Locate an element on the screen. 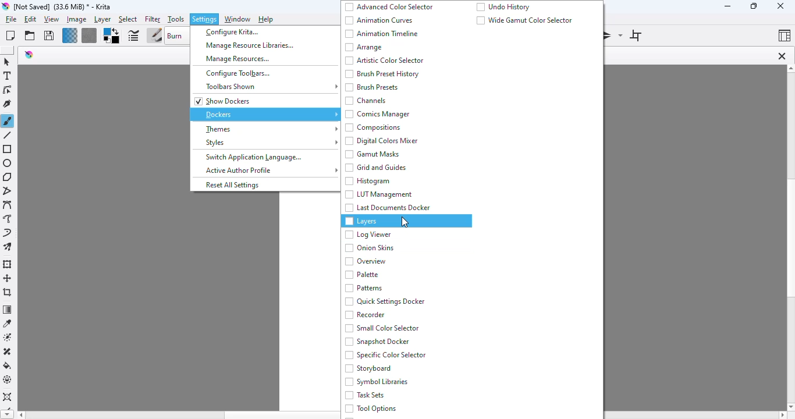  create new document is located at coordinates (10, 35).